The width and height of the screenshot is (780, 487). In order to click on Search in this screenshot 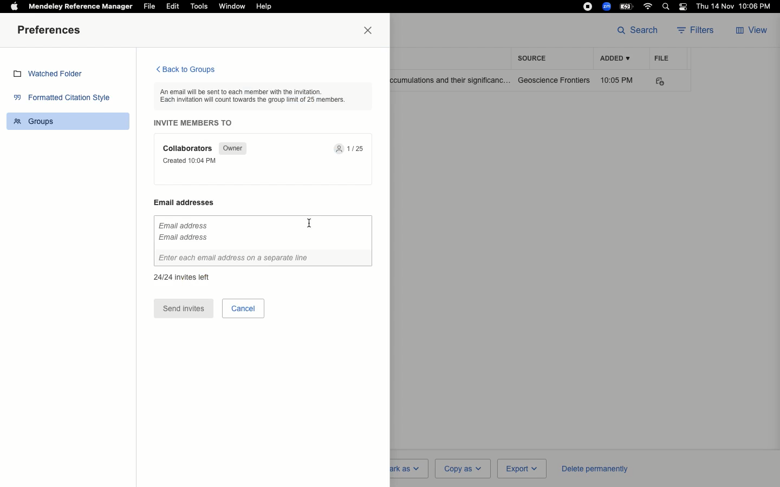, I will do `click(638, 29)`.